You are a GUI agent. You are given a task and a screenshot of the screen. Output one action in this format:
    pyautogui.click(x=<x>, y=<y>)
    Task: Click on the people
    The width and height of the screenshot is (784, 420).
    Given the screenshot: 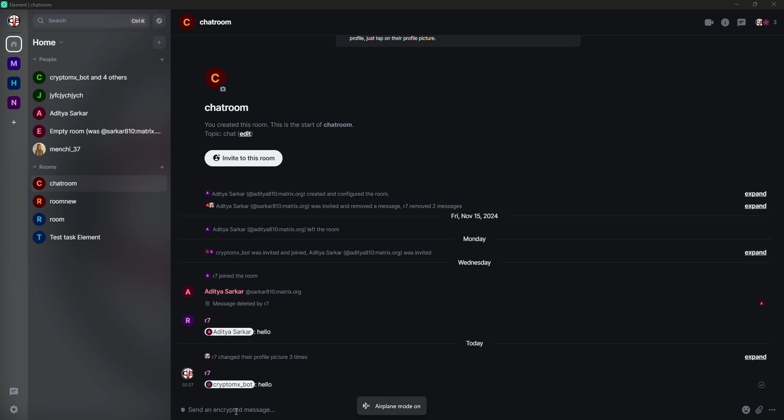 What is the action you would take?
    pyautogui.click(x=47, y=59)
    